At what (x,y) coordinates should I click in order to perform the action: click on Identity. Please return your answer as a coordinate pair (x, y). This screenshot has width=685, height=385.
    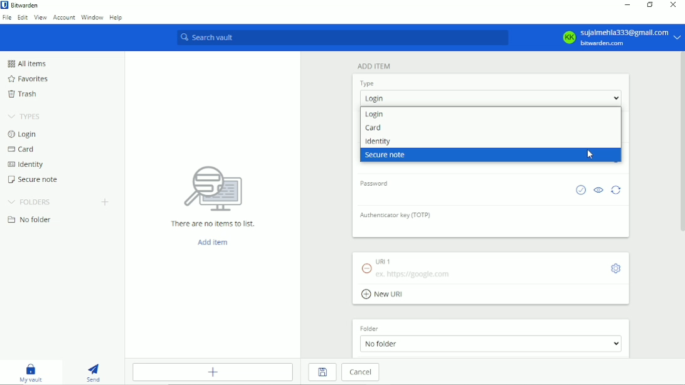
    Looking at the image, I should click on (25, 165).